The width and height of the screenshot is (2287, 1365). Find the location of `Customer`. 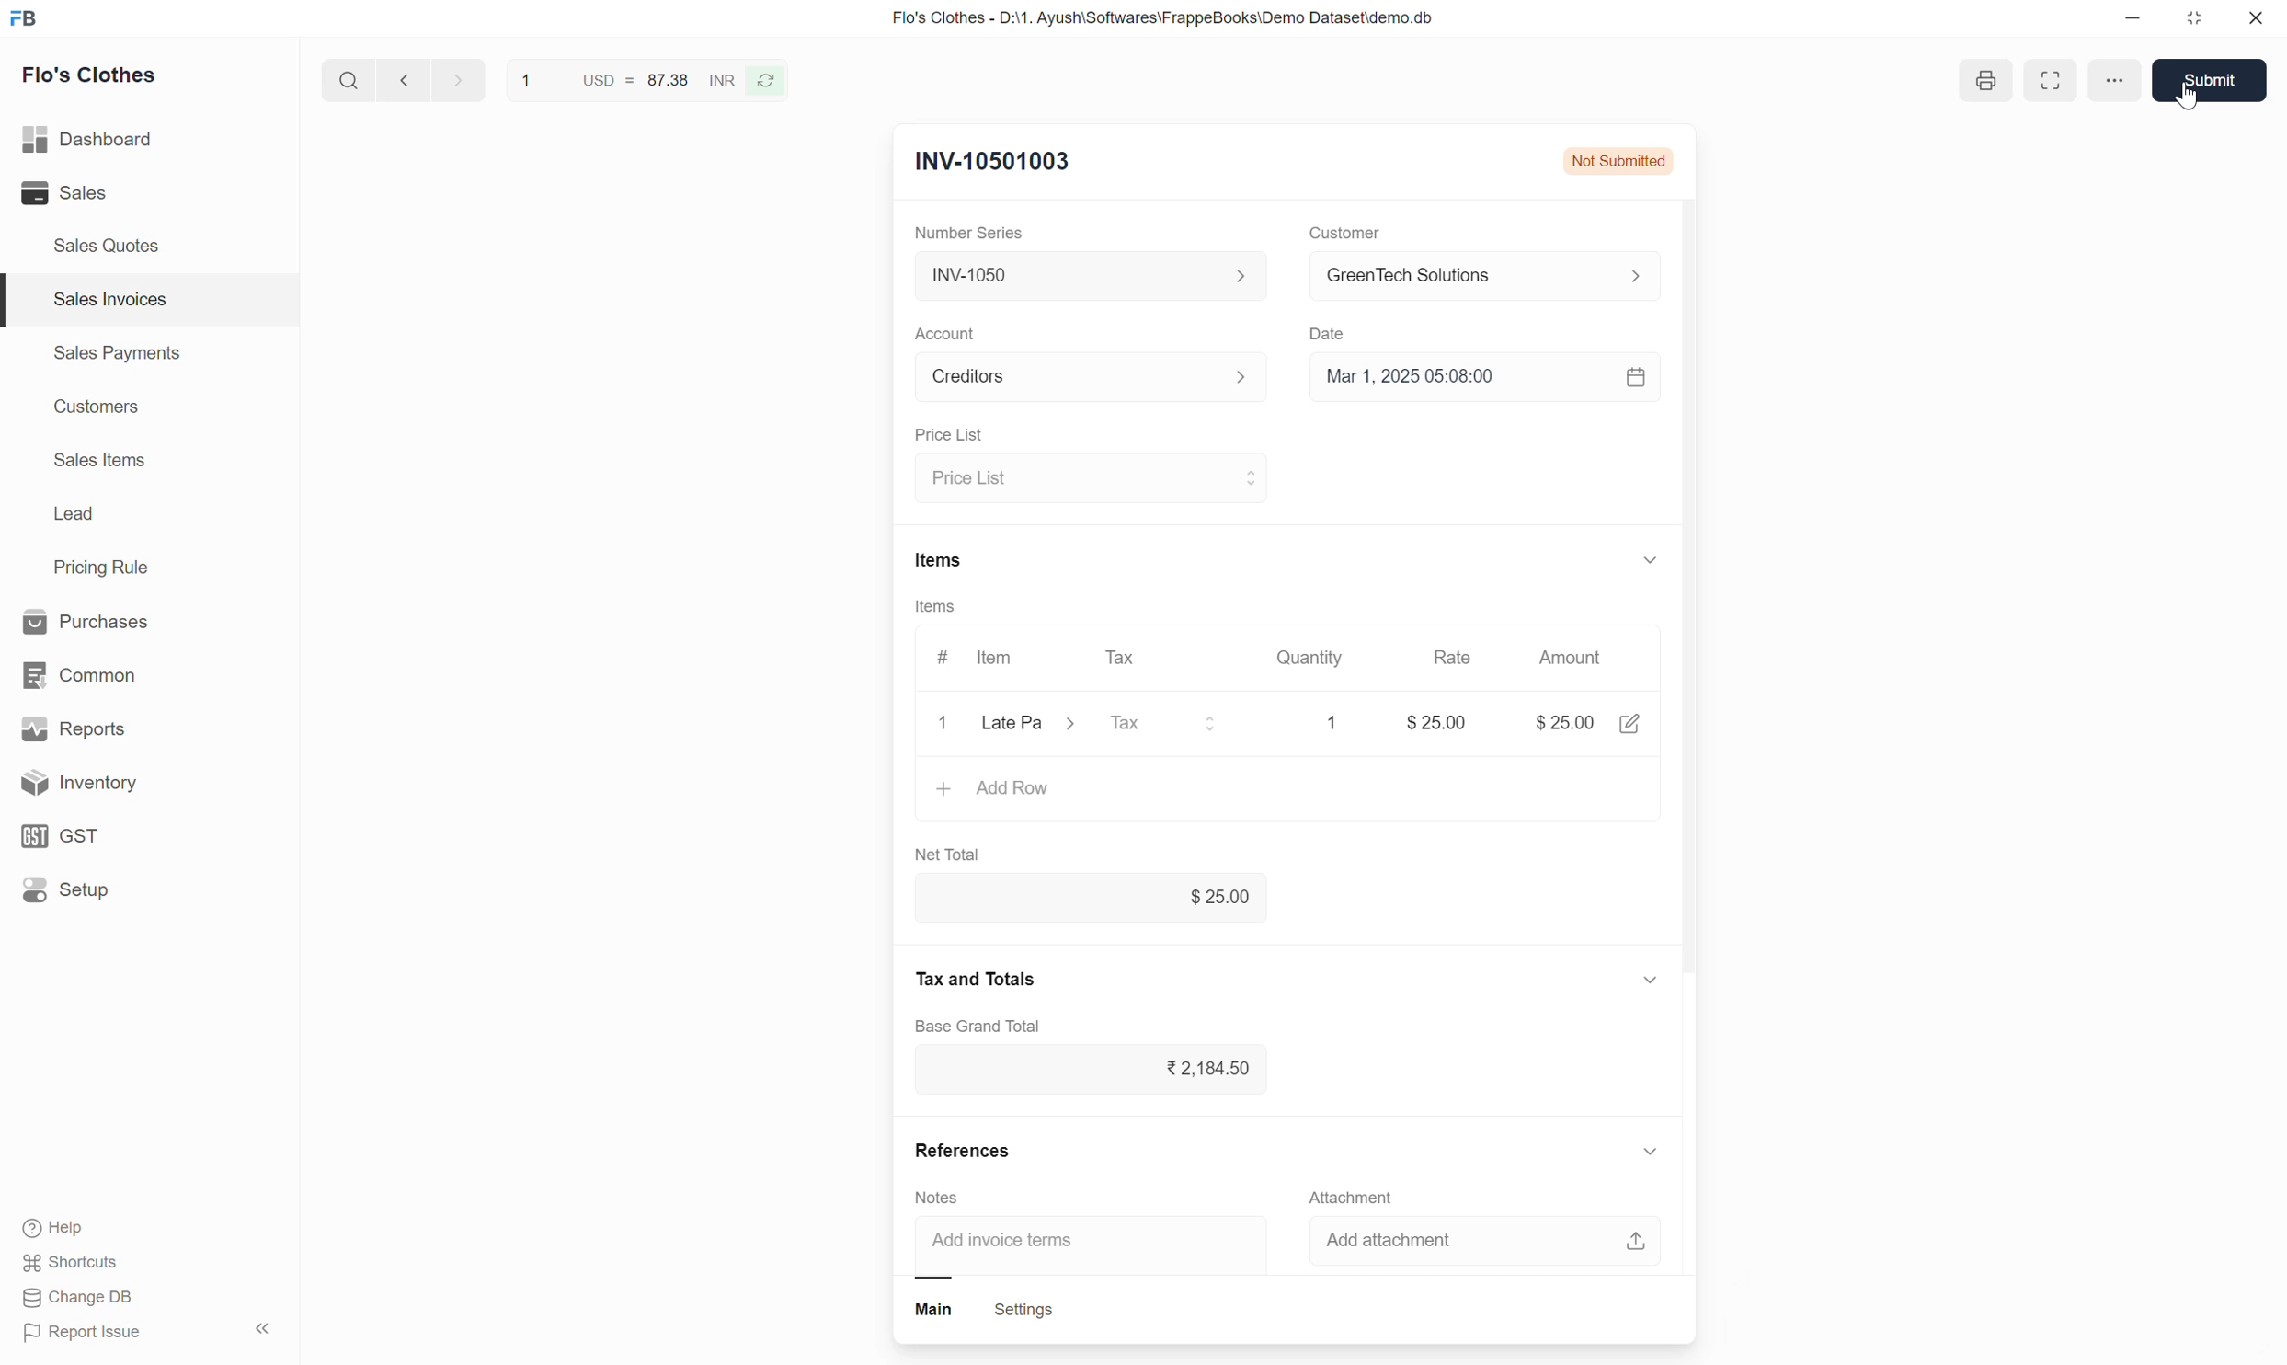

Customer is located at coordinates (1343, 234).